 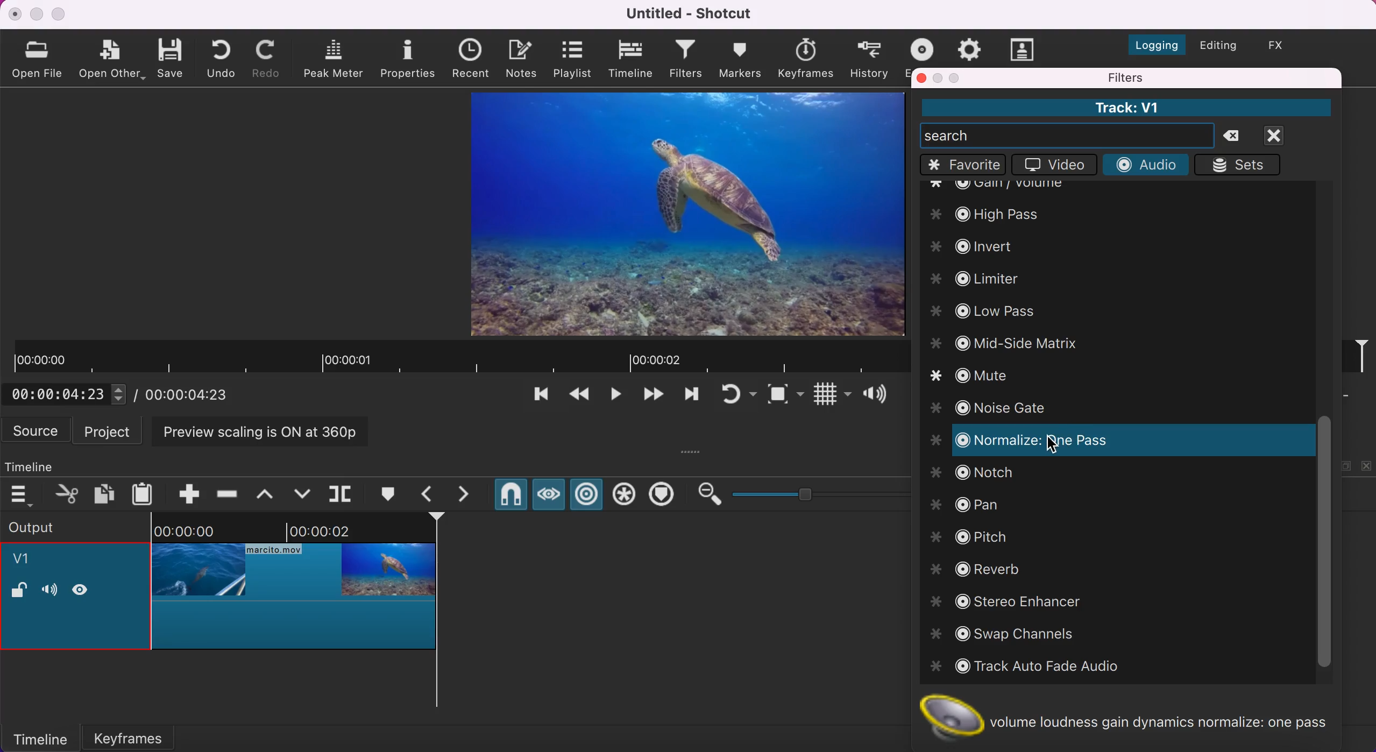 What do you see at coordinates (992, 280) in the screenshot?
I see `limiter` at bounding box center [992, 280].